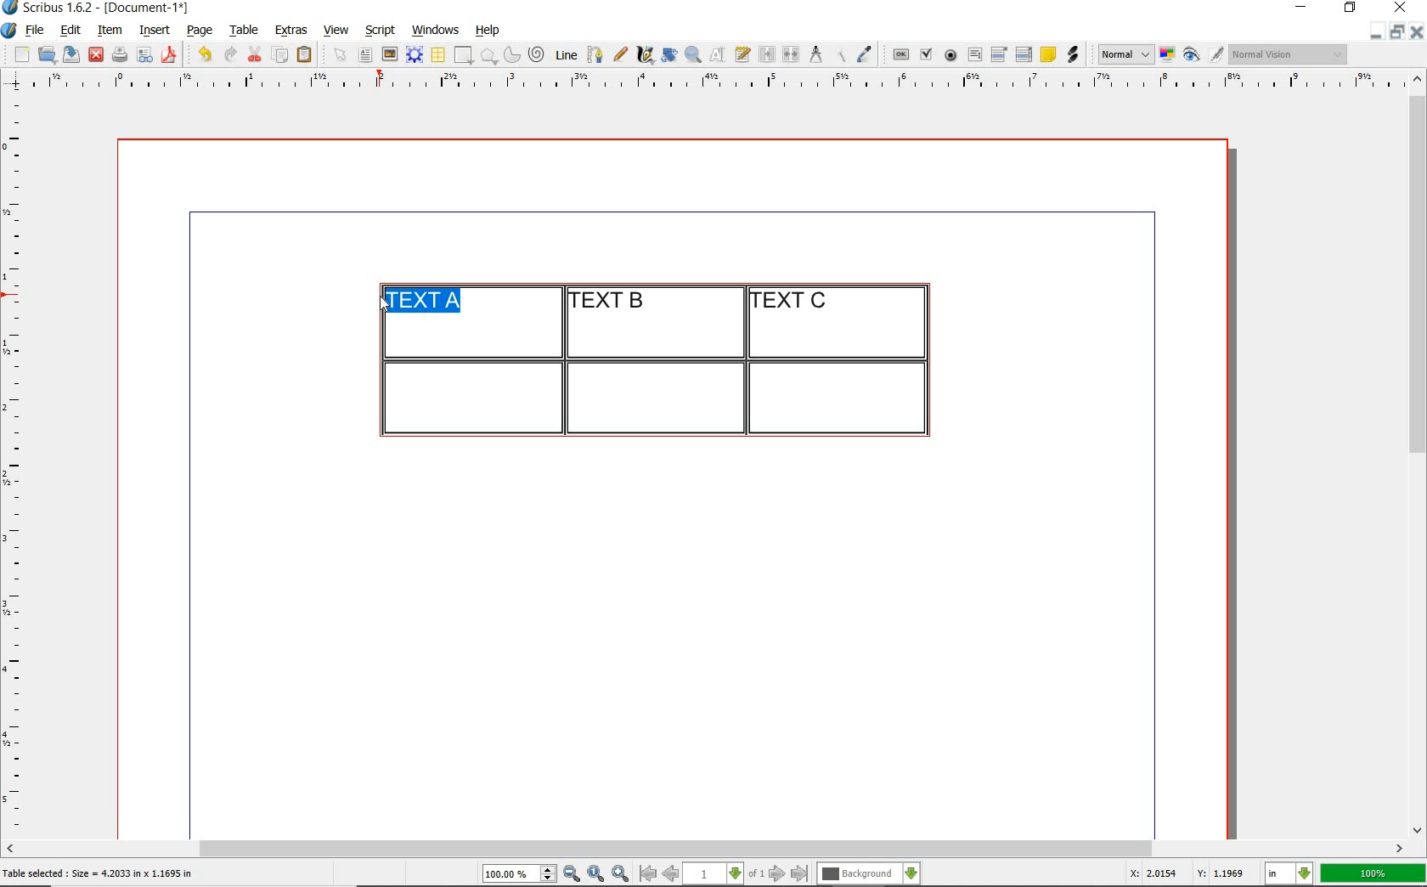 The height and width of the screenshot is (887, 1427). What do you see at coordinates (307, 55) in the screenshot?
I see `paste` at bounding box center [307, 55].